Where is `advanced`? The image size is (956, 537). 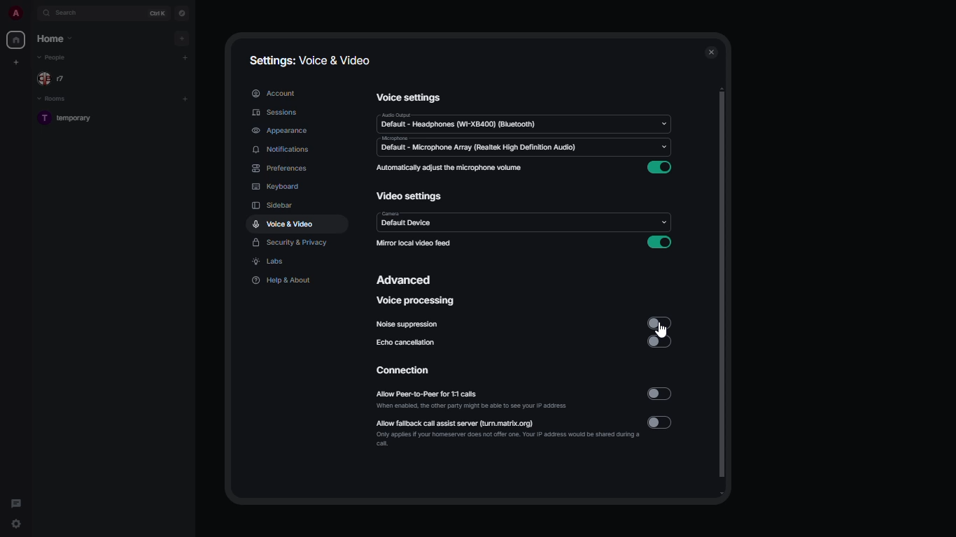
advanced is located at coordinates (406, 280).